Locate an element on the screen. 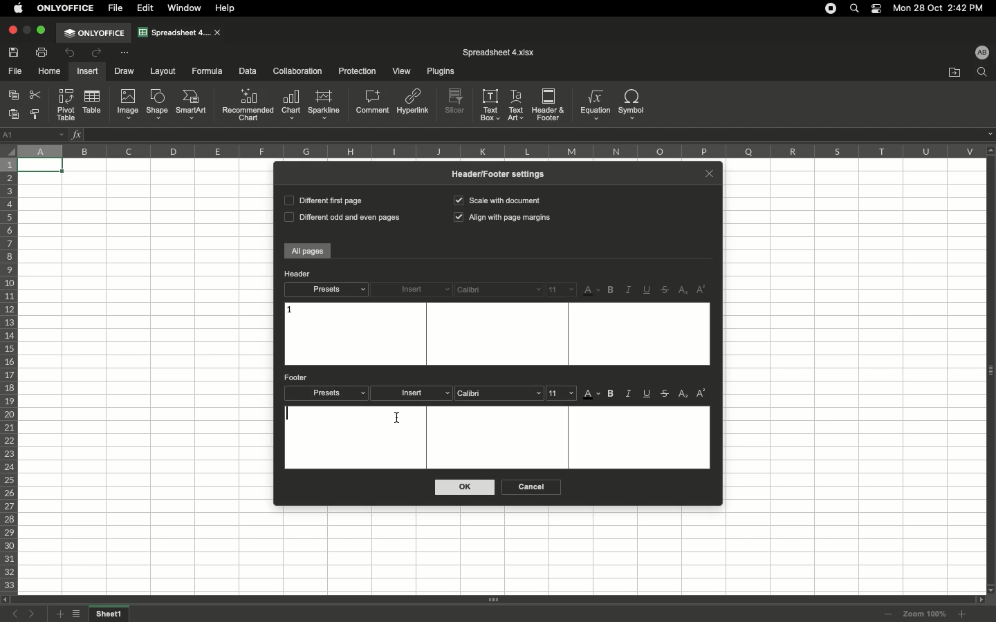 Image resolution: width=996 pixels, height=622 pixels. Apple logo is located at coordinates (19, 8).